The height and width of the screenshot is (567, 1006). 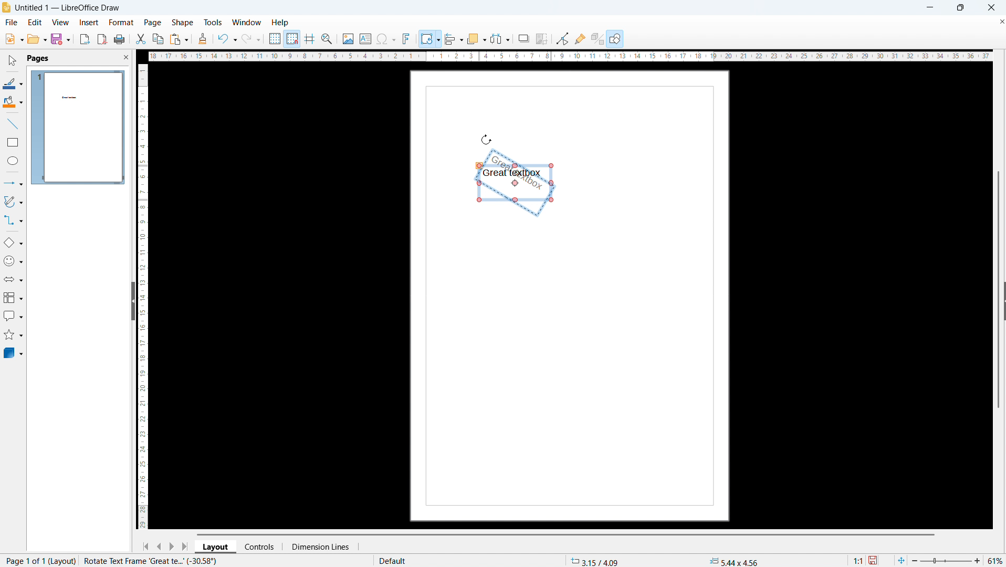 What do you see at coordinates (78, 127) in the screenshot?
I see `page 1` at bounding box center [78, 127].